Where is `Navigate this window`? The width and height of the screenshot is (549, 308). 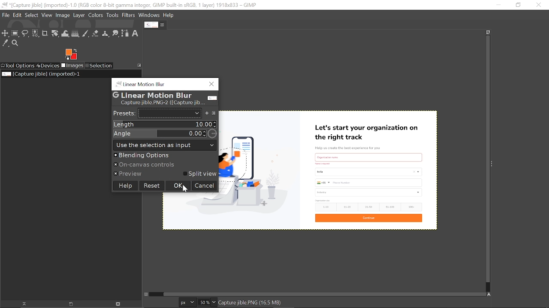 Navigate this window is located at coordinates (491, 295).